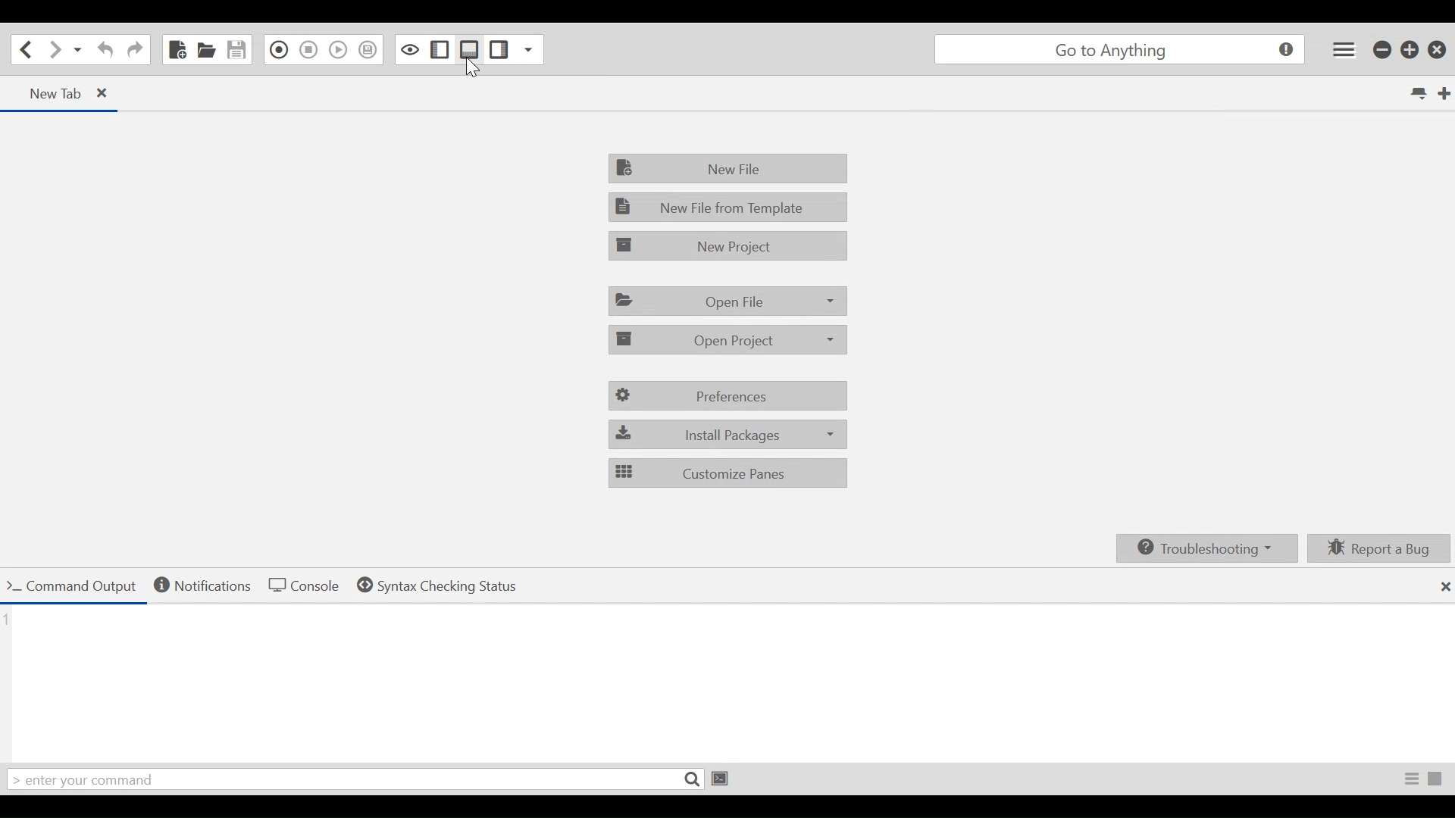  Describe the element at coordinates (727, 302) in the screenshot. I see `Open File` at that location.